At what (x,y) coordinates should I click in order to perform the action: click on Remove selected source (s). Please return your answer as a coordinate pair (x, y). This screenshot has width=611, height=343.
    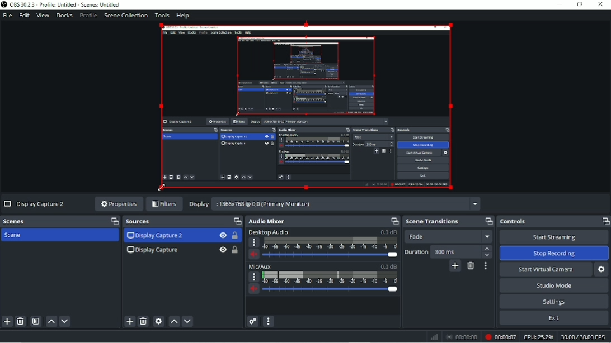
    Looking at the image, I should click on (143, 322).